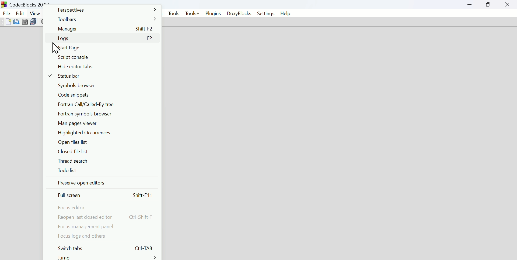 The height and width of the screenshot is (260, 517). What do you see at coordinates (213, 13) in the screenshot?
I see `Plugins` at bounding box center [213, 13].